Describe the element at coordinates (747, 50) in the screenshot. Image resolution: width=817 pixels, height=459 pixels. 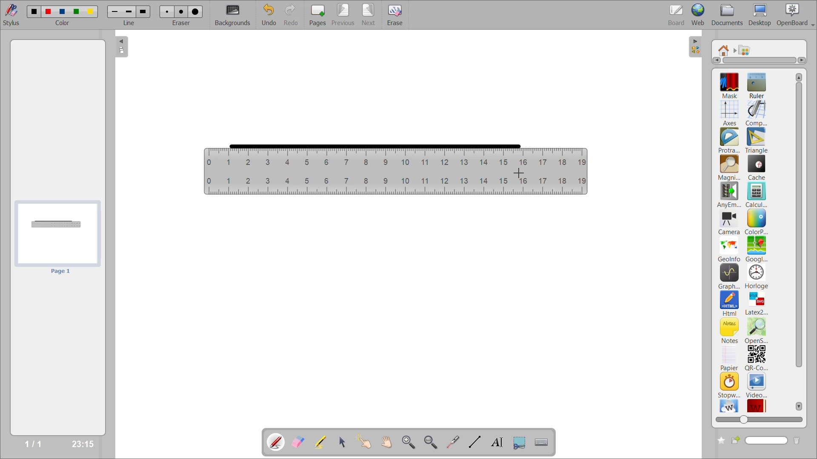
I see `applications` at that location.